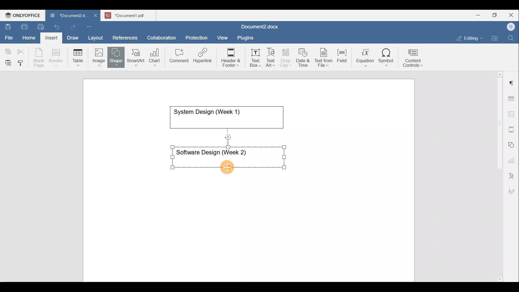 This screenshot has width=519, height=292. What do you see at coordinates (100, 55) in the screenshot?
I see `Image` at bounding box center [100, 55].